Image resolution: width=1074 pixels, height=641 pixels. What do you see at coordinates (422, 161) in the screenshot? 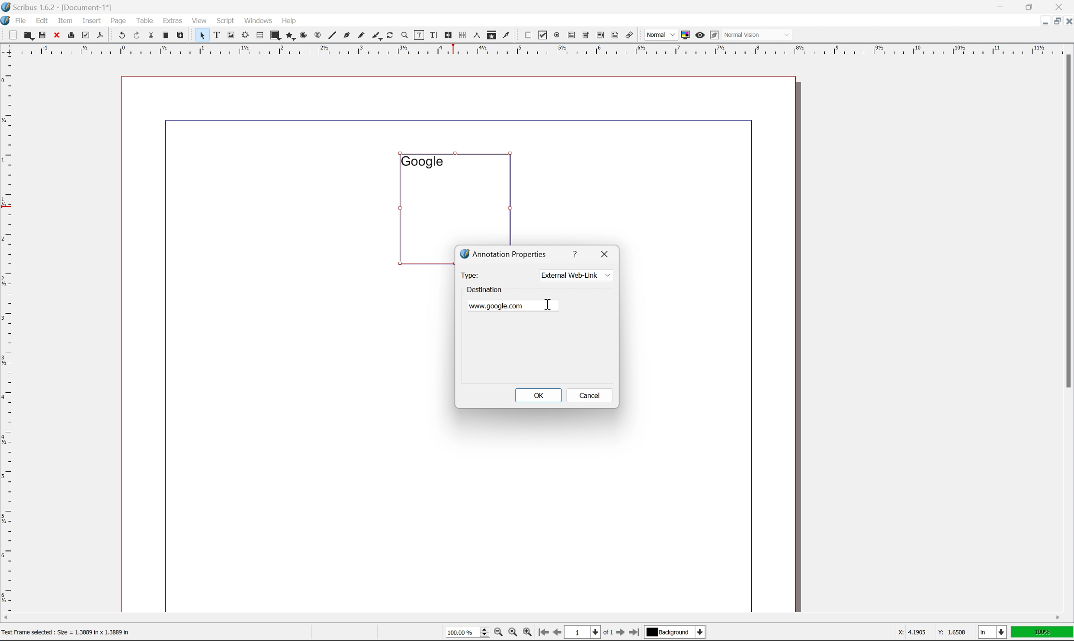
I see `google` at bounding box center [422, 161].